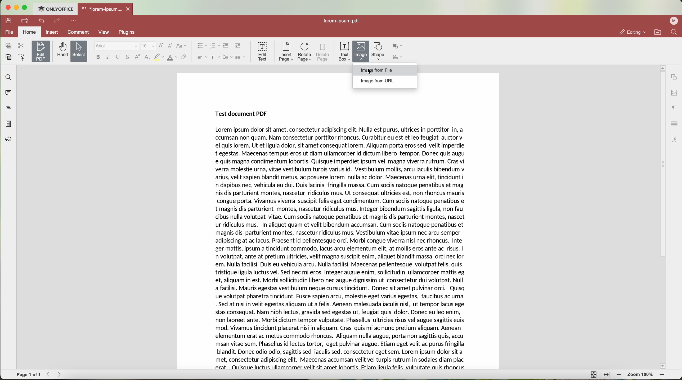 Image resolution: width=682 pixels, height=380 pixels. What do you see at coordinates (6, 108) in the screenshot?
I see `headings` at bounding box center [6, 108].